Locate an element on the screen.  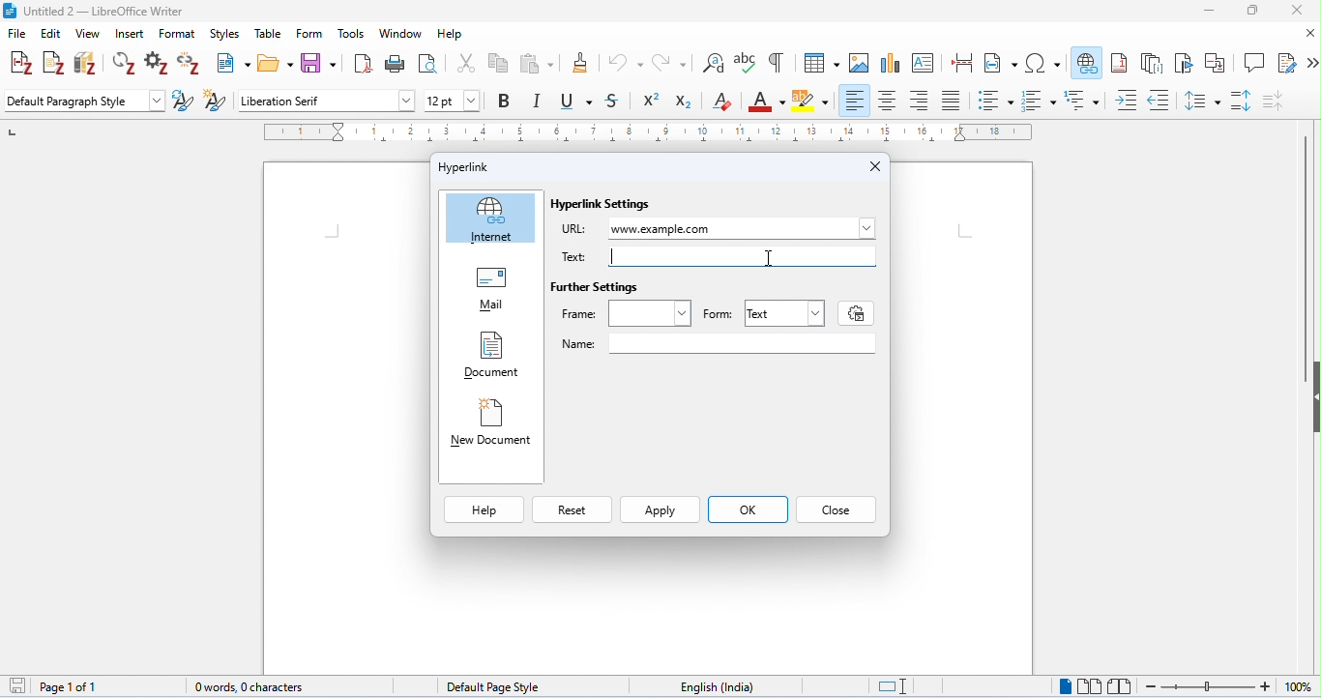
Close is located at coordinates (842, 509).